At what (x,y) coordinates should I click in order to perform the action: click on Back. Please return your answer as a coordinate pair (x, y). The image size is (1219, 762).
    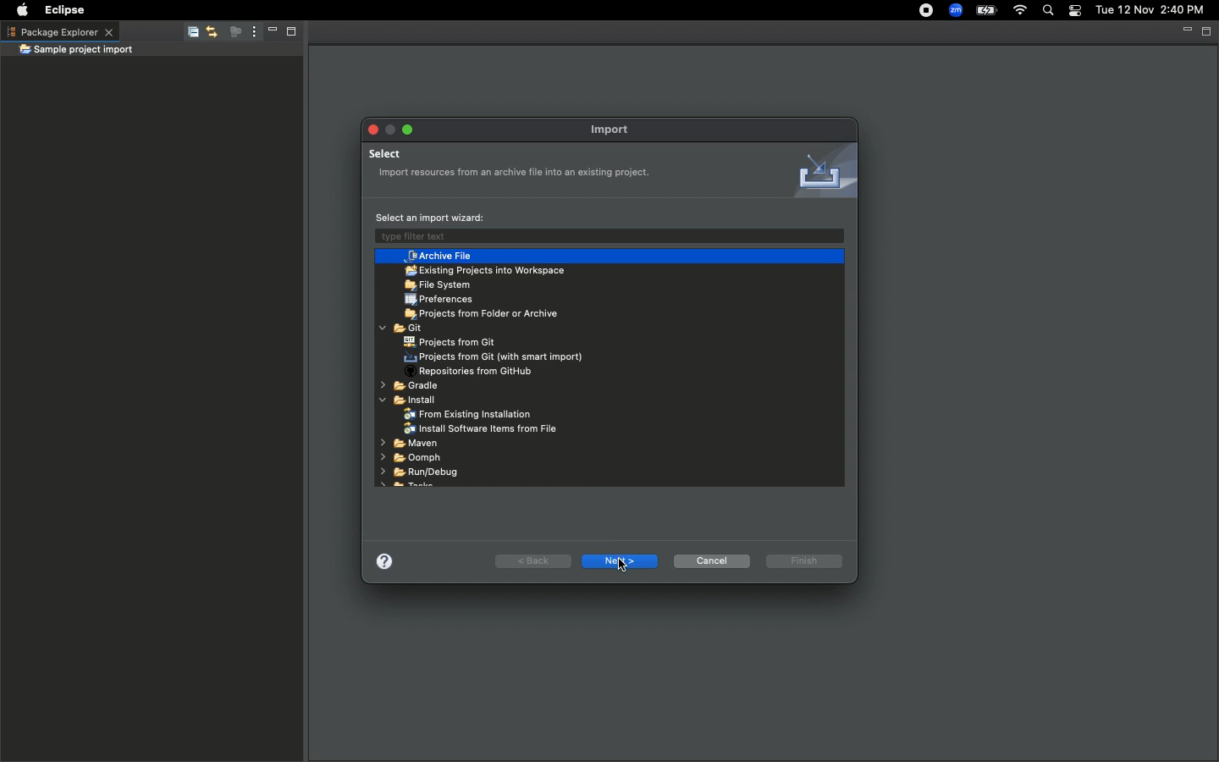
    Looking at the image, I should click on (532, 560).